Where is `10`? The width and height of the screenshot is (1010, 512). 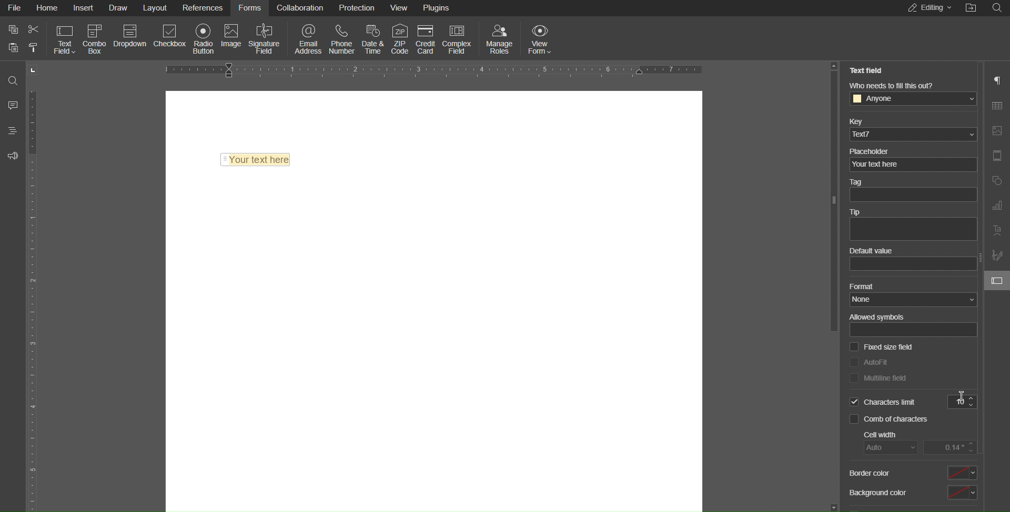 10 is located at coordinates (962, 402).